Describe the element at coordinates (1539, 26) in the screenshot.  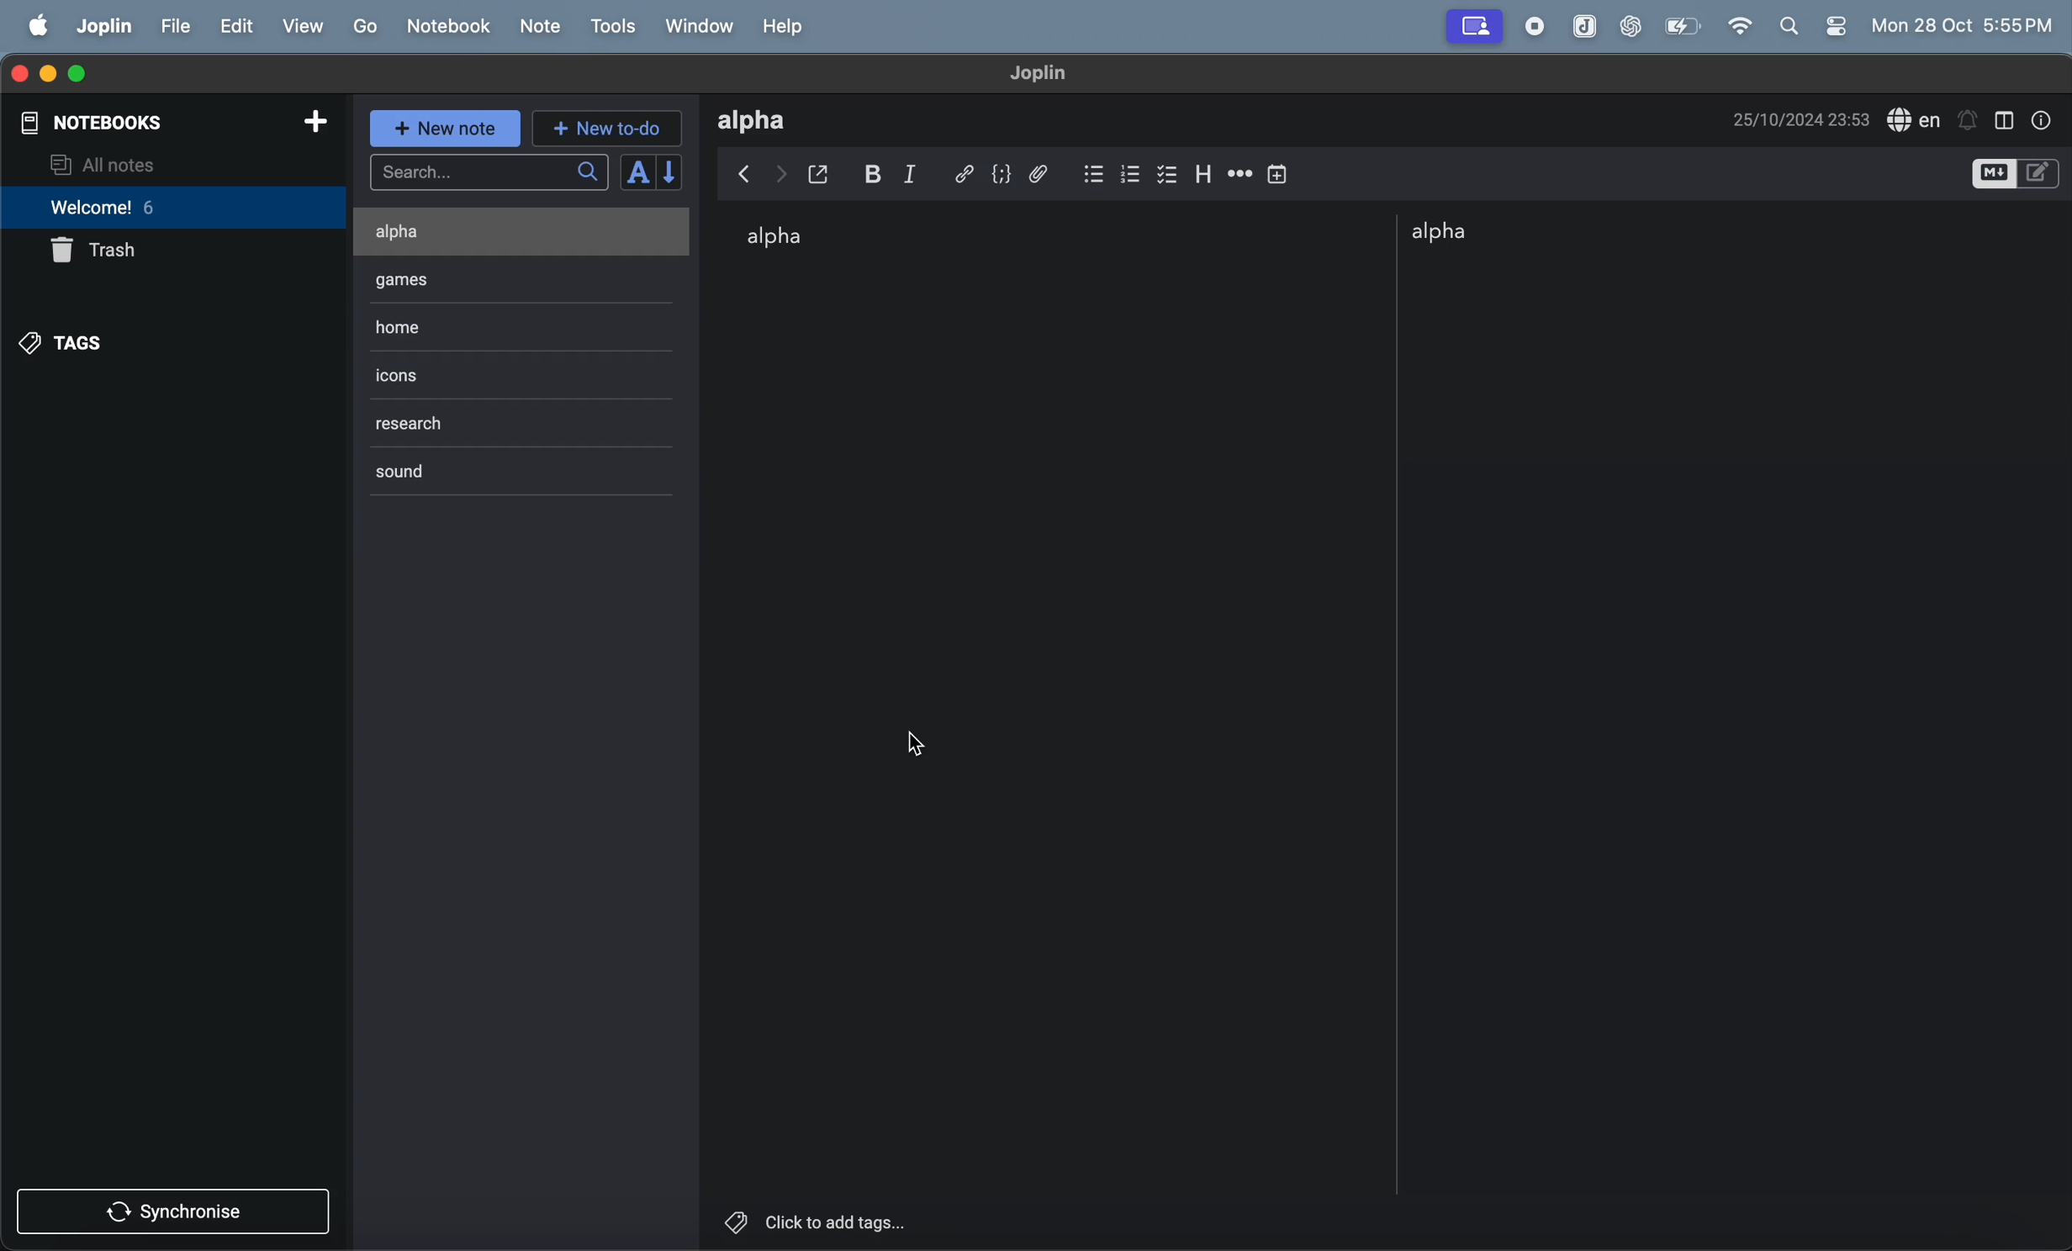
I see `record` at that location.